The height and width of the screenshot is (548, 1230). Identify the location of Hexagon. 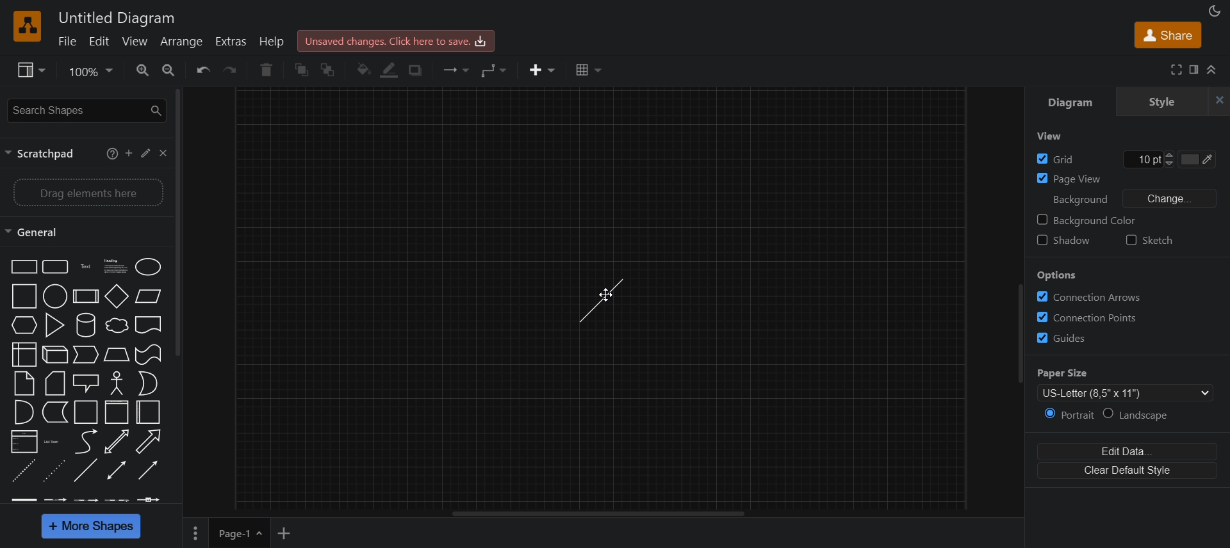
(22, 326).